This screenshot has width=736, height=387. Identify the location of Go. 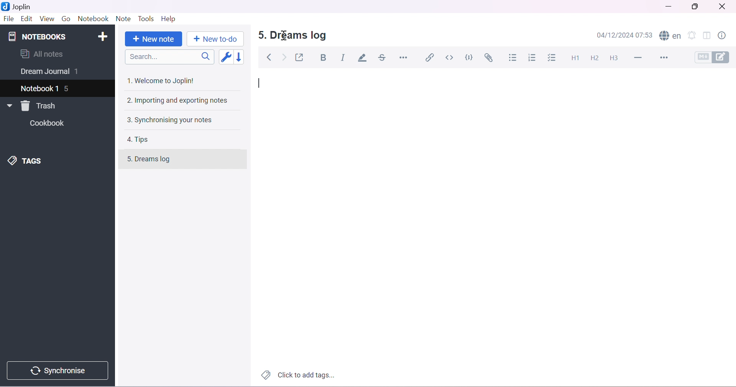
(66, 18).